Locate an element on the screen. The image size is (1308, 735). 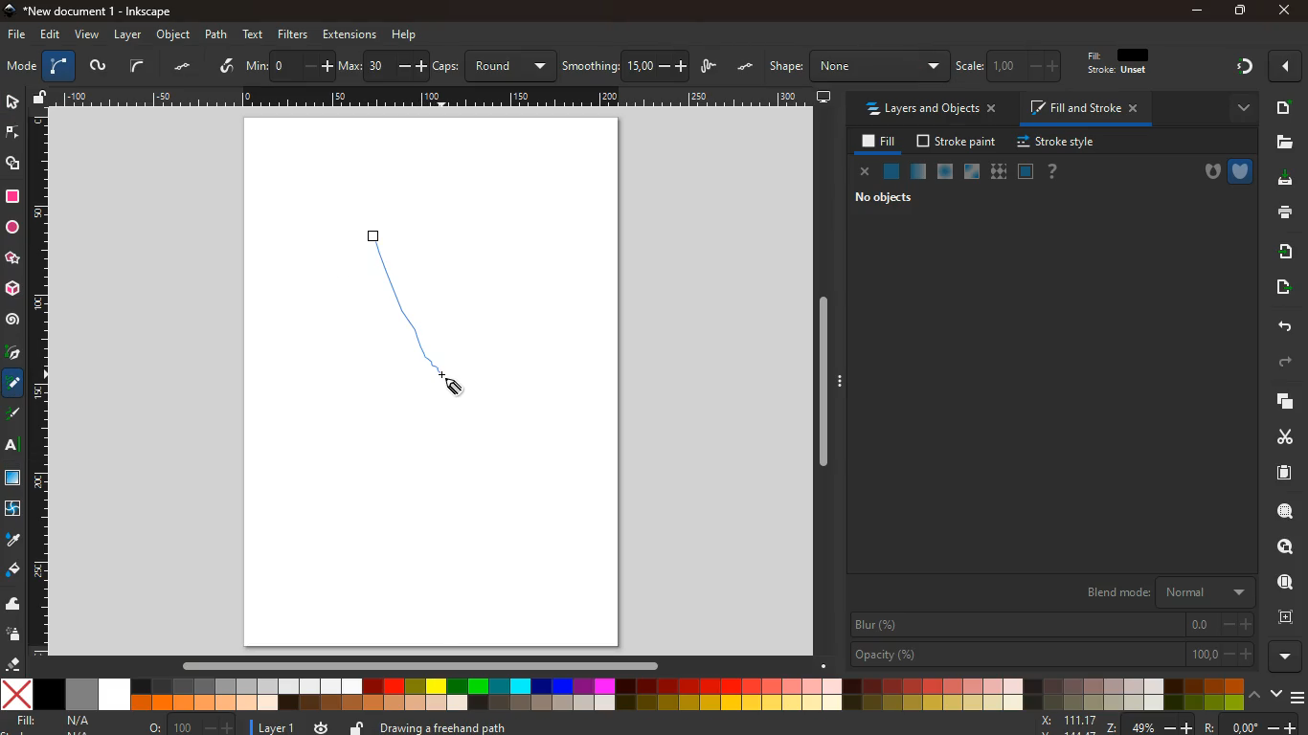
square is located at coordinates (1026, 173).